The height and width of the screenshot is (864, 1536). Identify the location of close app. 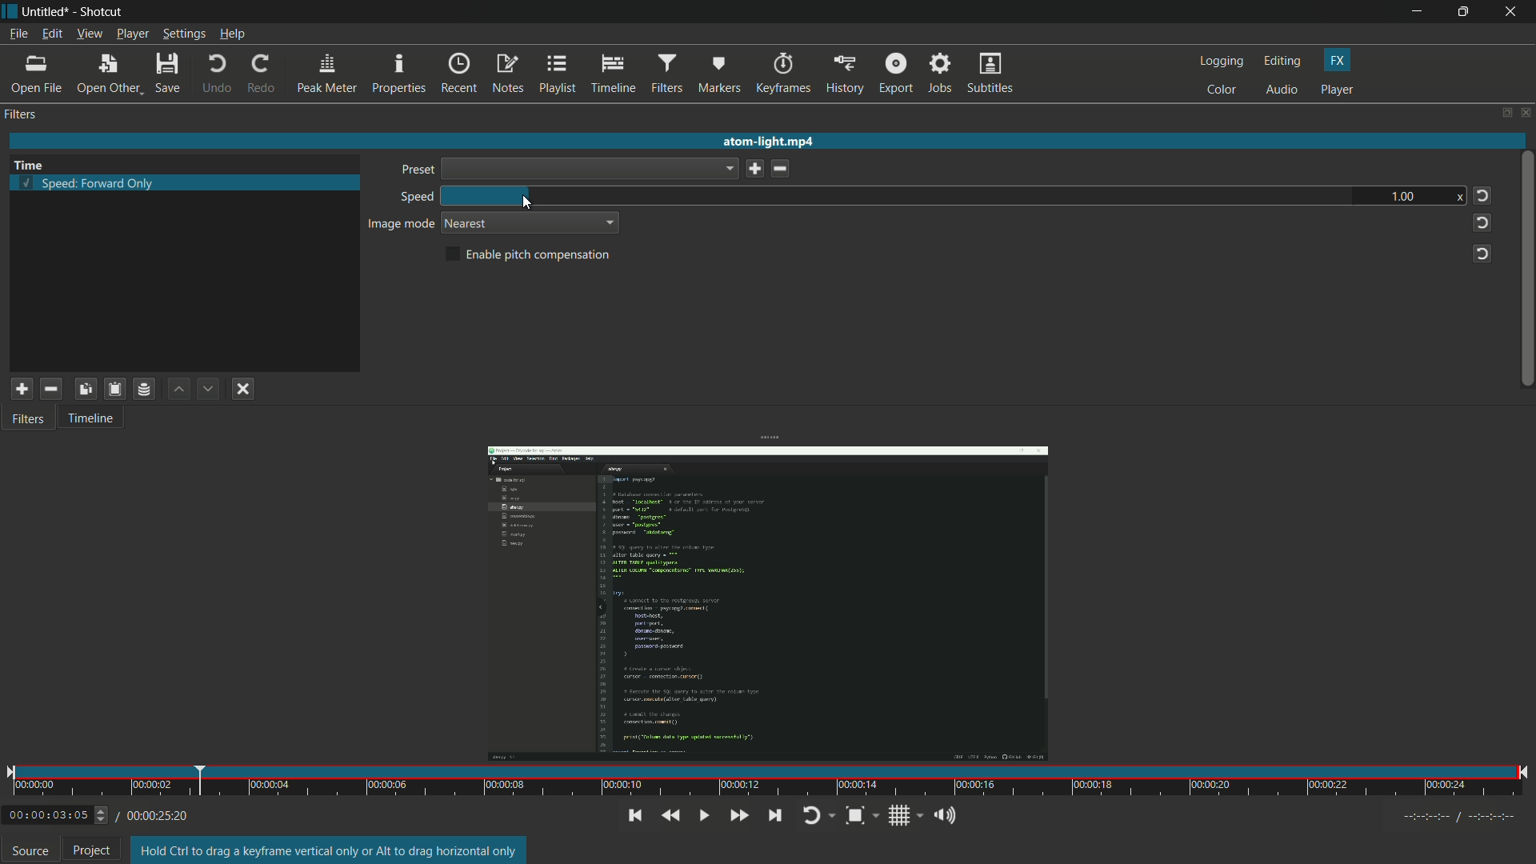
(1514, 11).